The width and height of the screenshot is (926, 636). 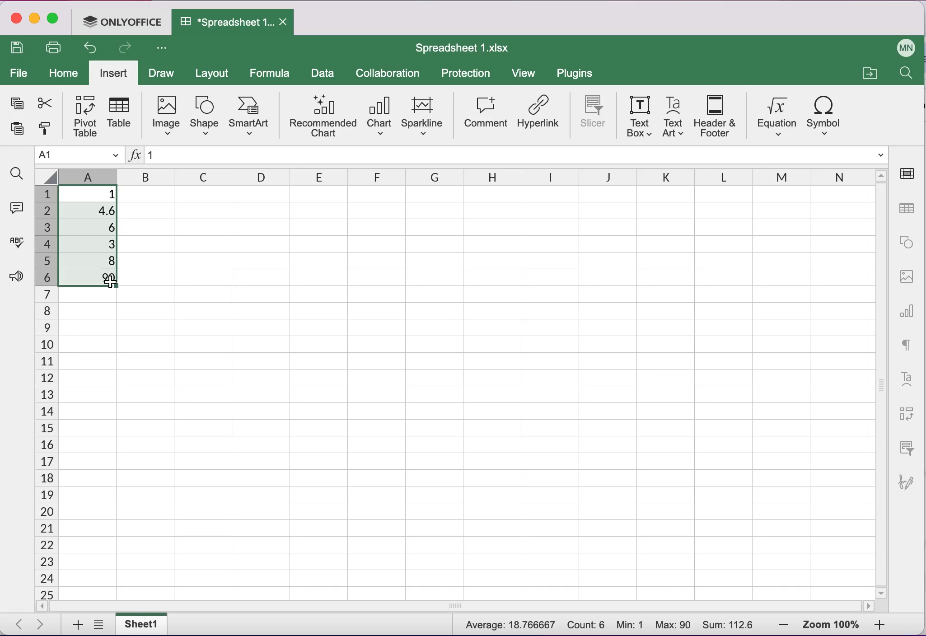 I want to click on vertical scrollbar, so click(x=880, y=392).